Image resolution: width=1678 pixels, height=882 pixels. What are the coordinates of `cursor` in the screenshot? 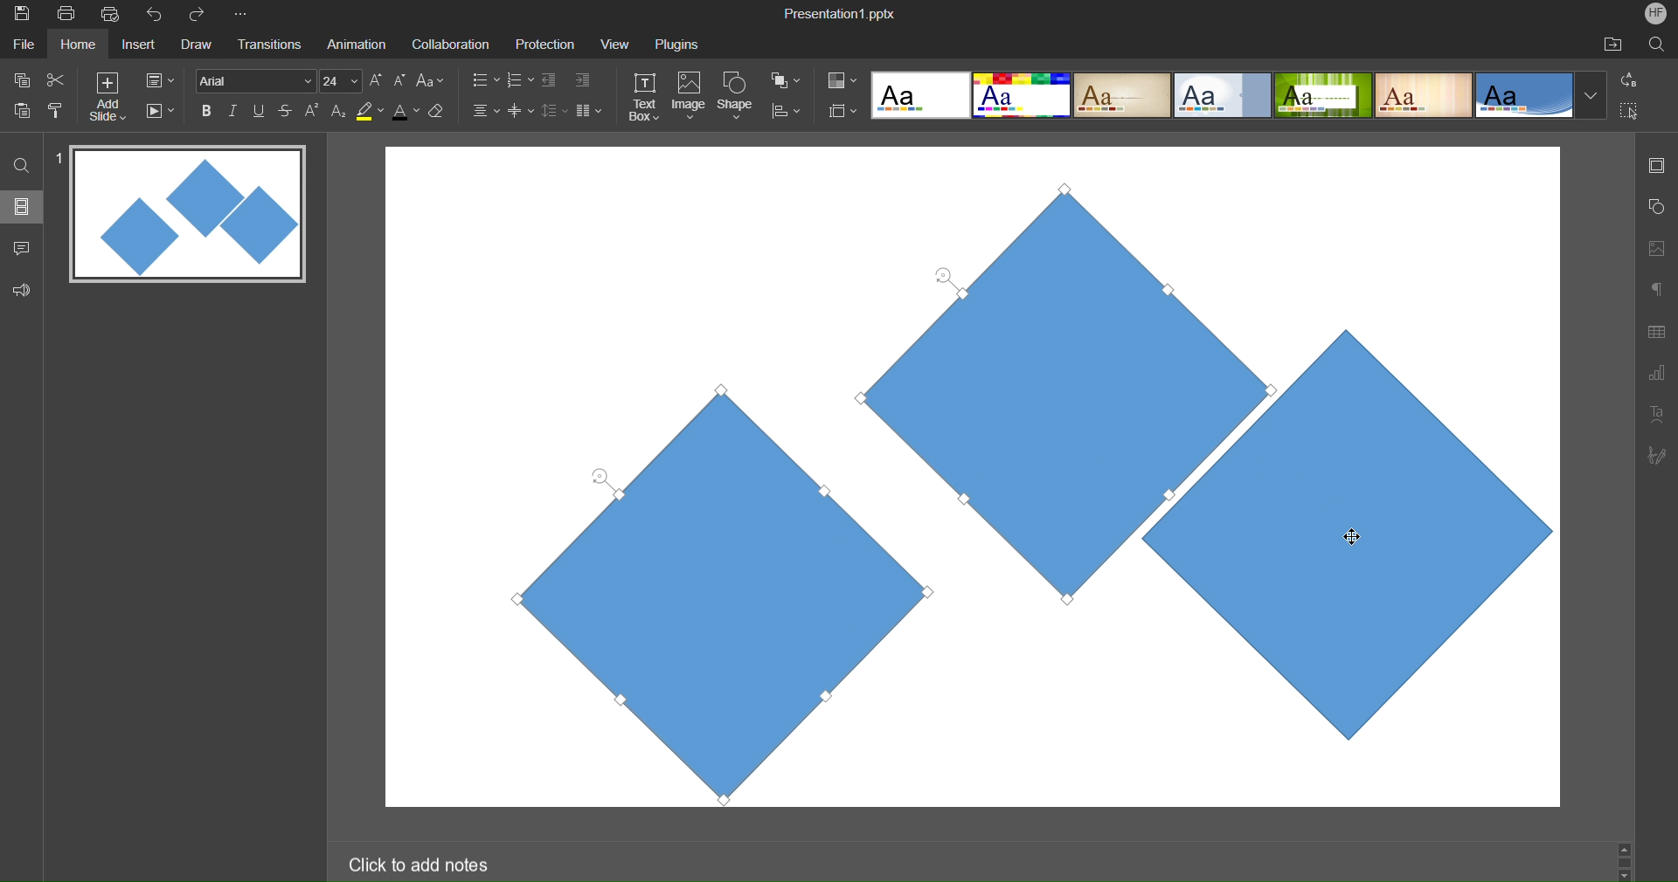 It's located at (1353, 538).